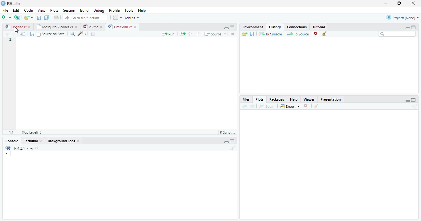 The width and height of the screenshot is (421, 221). Describe the element at coordinates (399, 4) in the screenshot. I see `Restore Down` at that location.